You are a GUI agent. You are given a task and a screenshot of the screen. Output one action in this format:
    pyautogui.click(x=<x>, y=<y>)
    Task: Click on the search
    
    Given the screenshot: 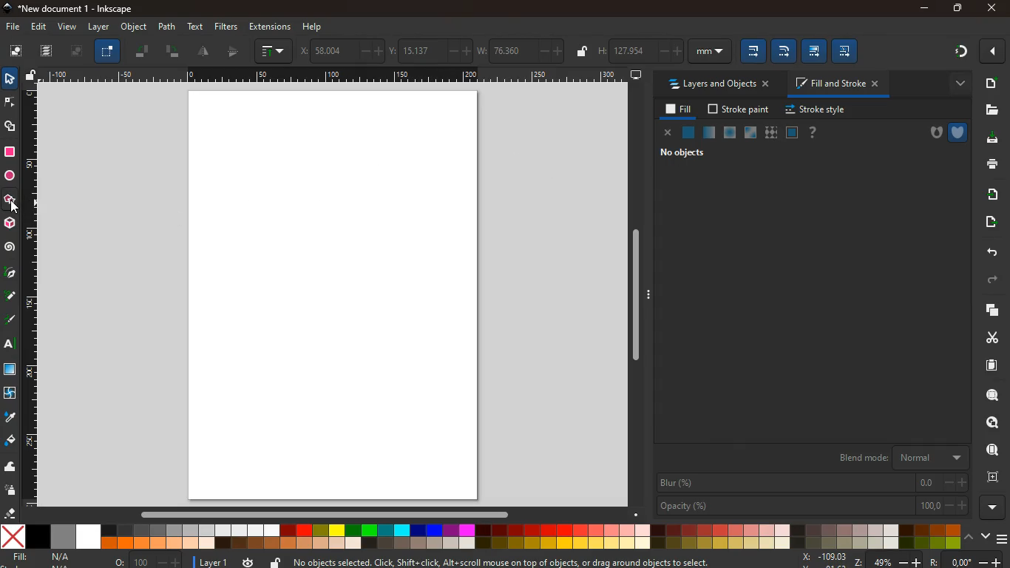 What is the action you would take?
    pyautogui.click(x=989, y=423)
    